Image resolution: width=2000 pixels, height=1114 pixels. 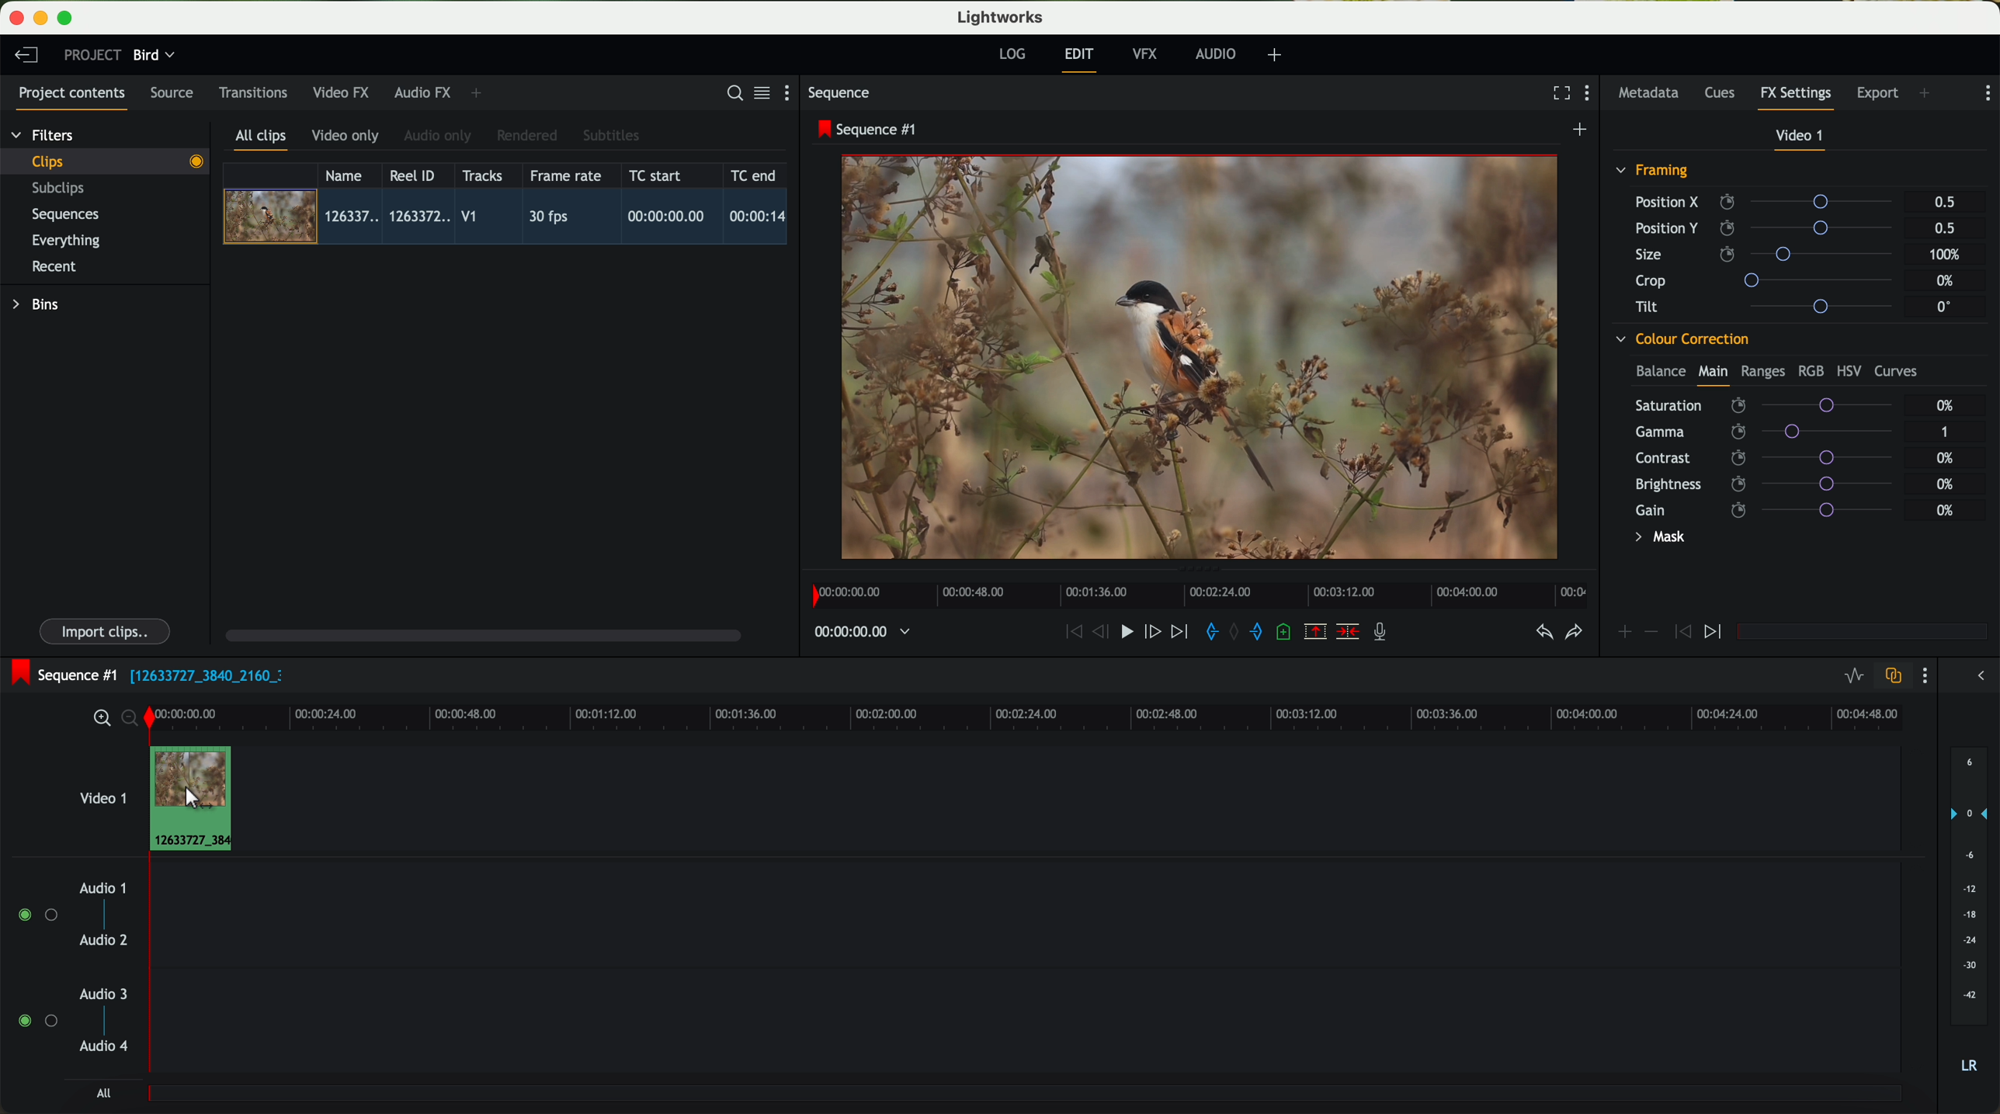 What do you see at coordinates (105, 1046) in the screenshot?
I see `audio 4` at bounding box center [105, 1046].